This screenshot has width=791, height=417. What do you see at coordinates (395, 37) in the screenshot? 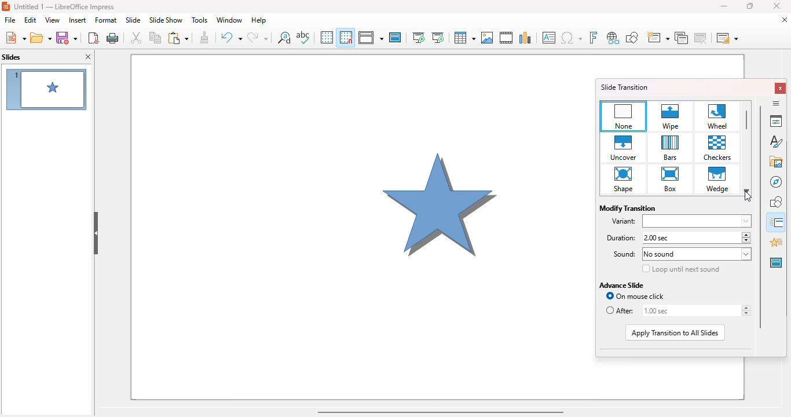
I see `master slide` at bounding box center [395, 37].